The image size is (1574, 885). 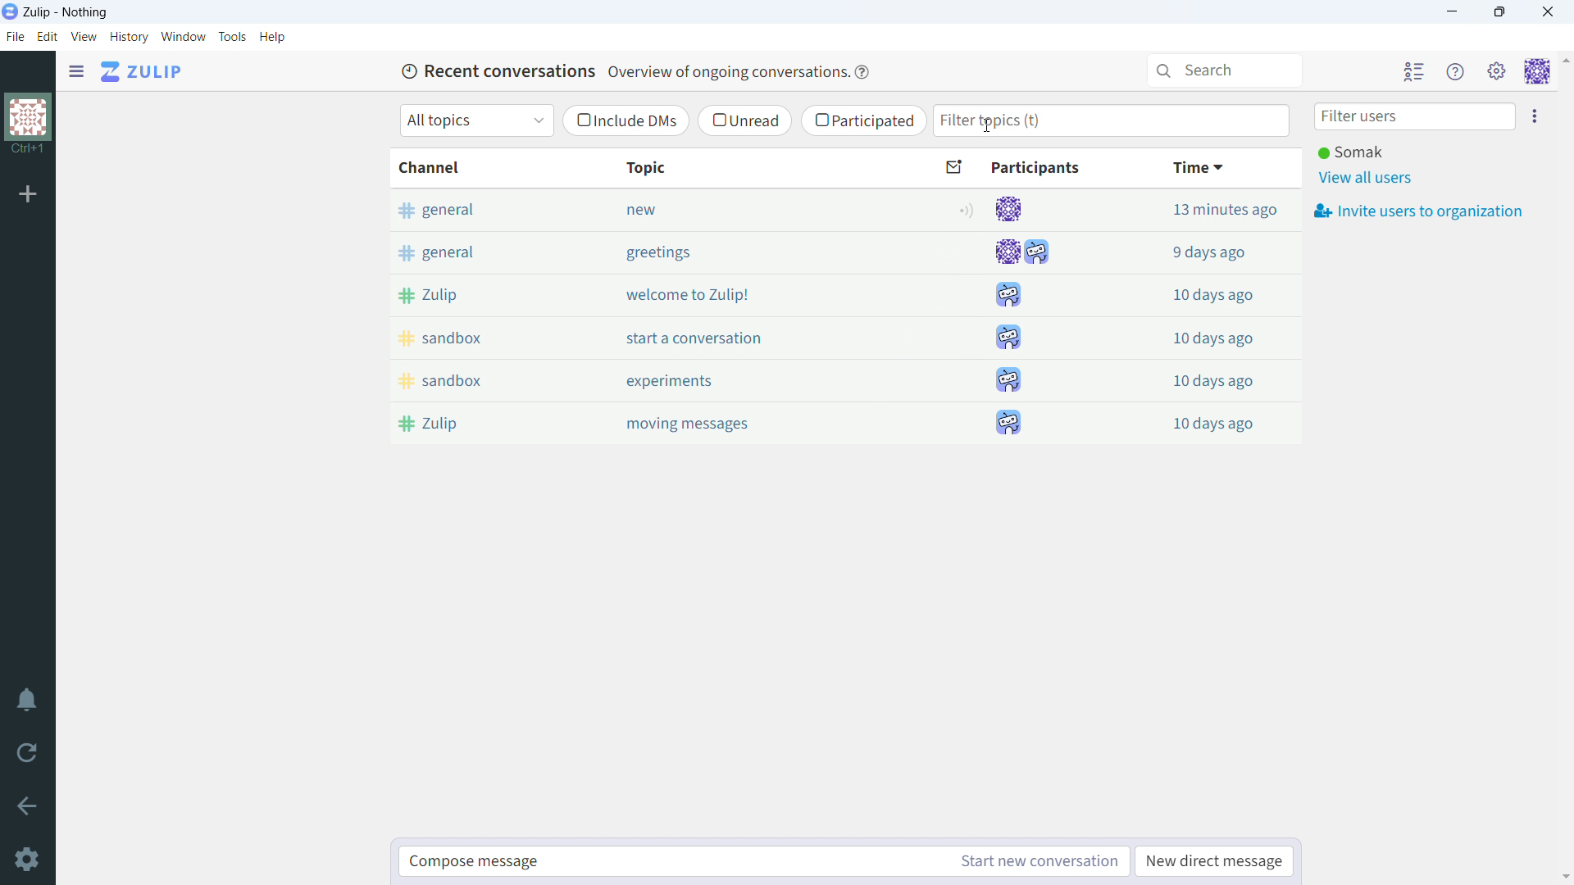 What do you see at coordinates (232, 37) in the screenshot?
I see `tools` at bounding box center [232, 37].